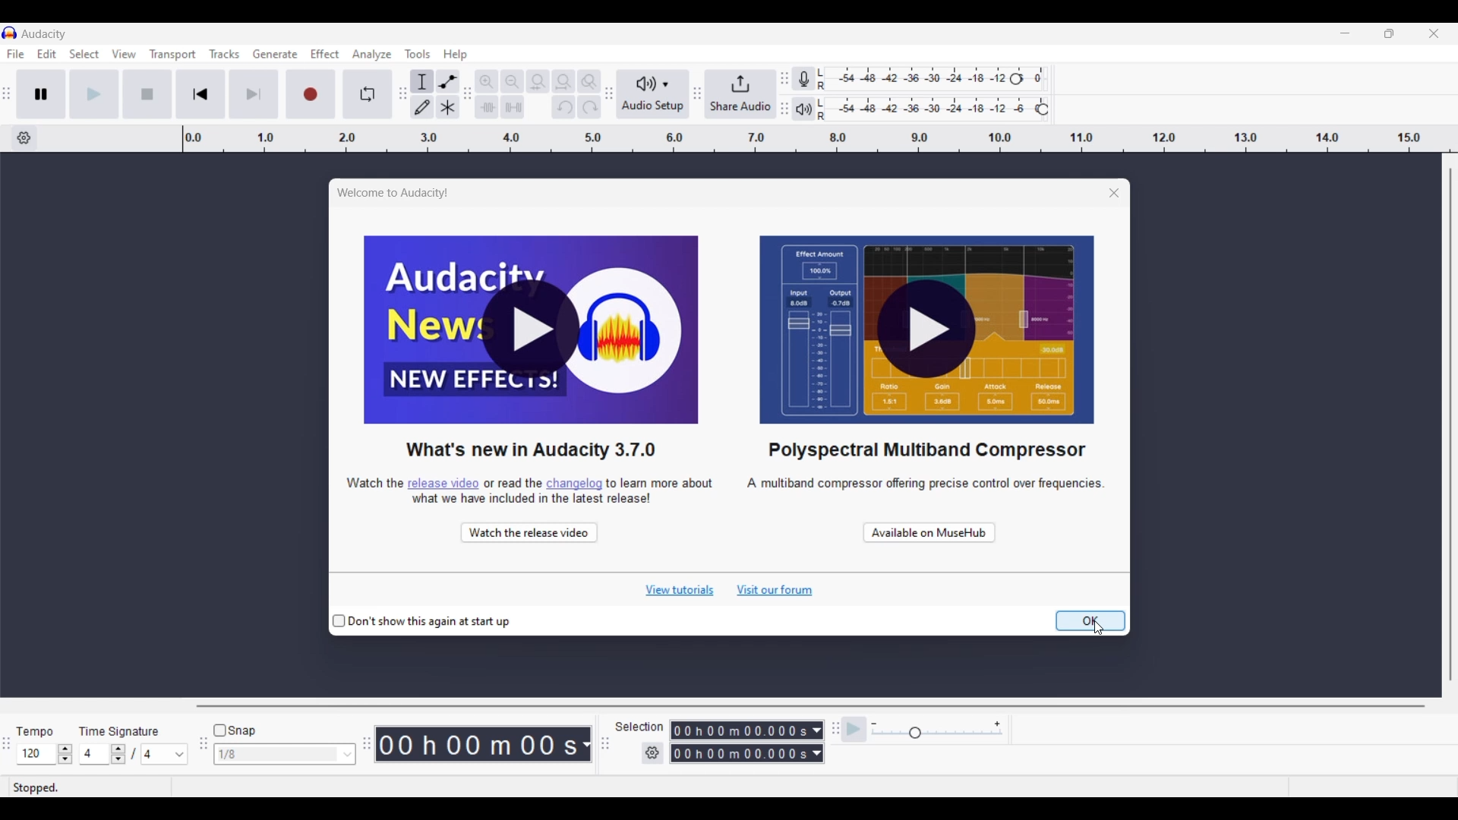 The width and height of the screenshot is (1458, 820). I want to click on Trim audio outside selection, so click(486, 107).